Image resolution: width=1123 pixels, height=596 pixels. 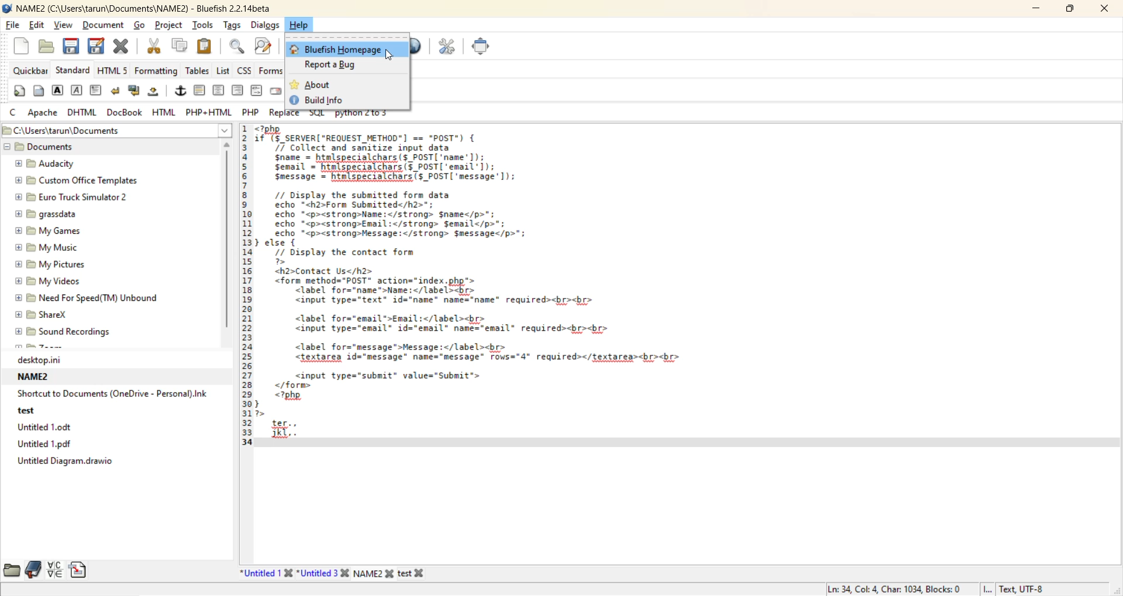 I want to click on vertical scroll bar, so click(x=226, y=240).